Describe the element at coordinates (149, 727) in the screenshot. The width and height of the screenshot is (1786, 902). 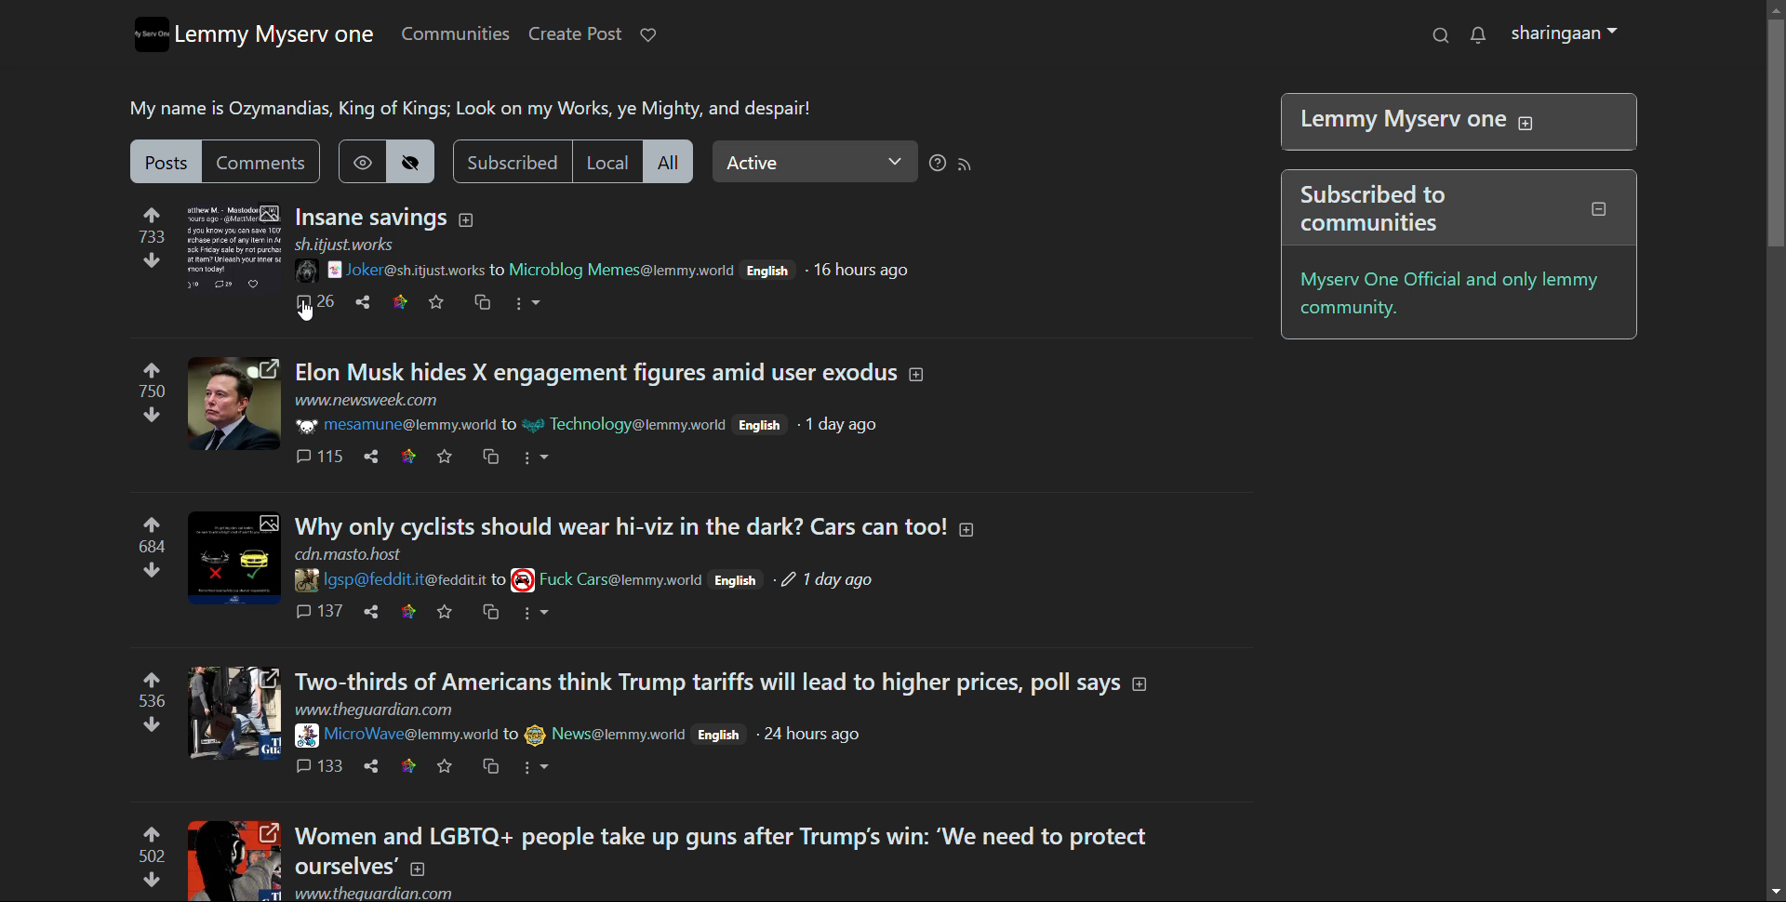
I see `downvotes` at that location.